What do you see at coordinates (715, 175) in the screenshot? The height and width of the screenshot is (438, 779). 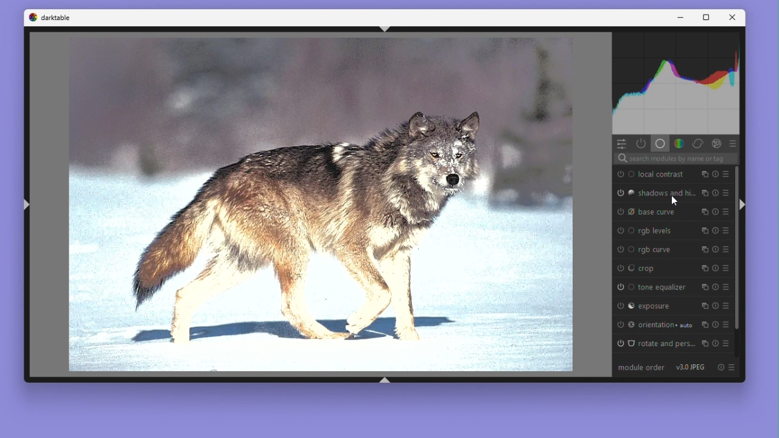 I see `reset parameters` at bounding box center [715, 175].